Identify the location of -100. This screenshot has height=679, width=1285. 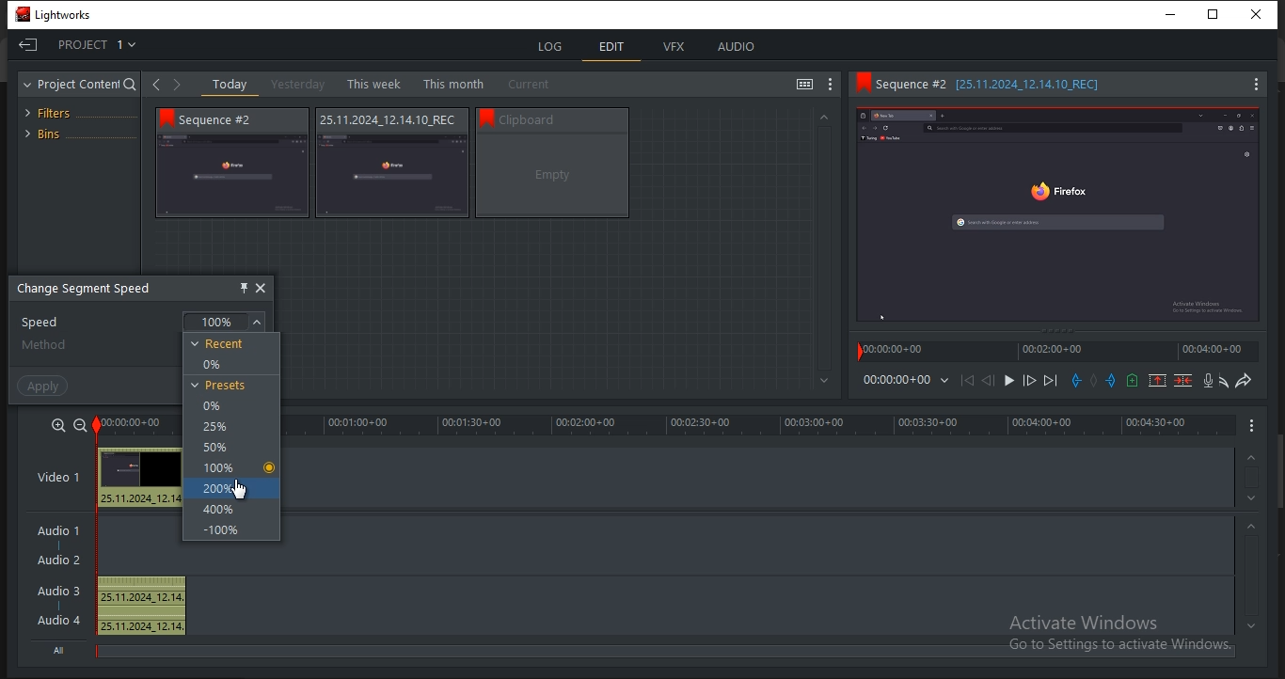
(226, 530).